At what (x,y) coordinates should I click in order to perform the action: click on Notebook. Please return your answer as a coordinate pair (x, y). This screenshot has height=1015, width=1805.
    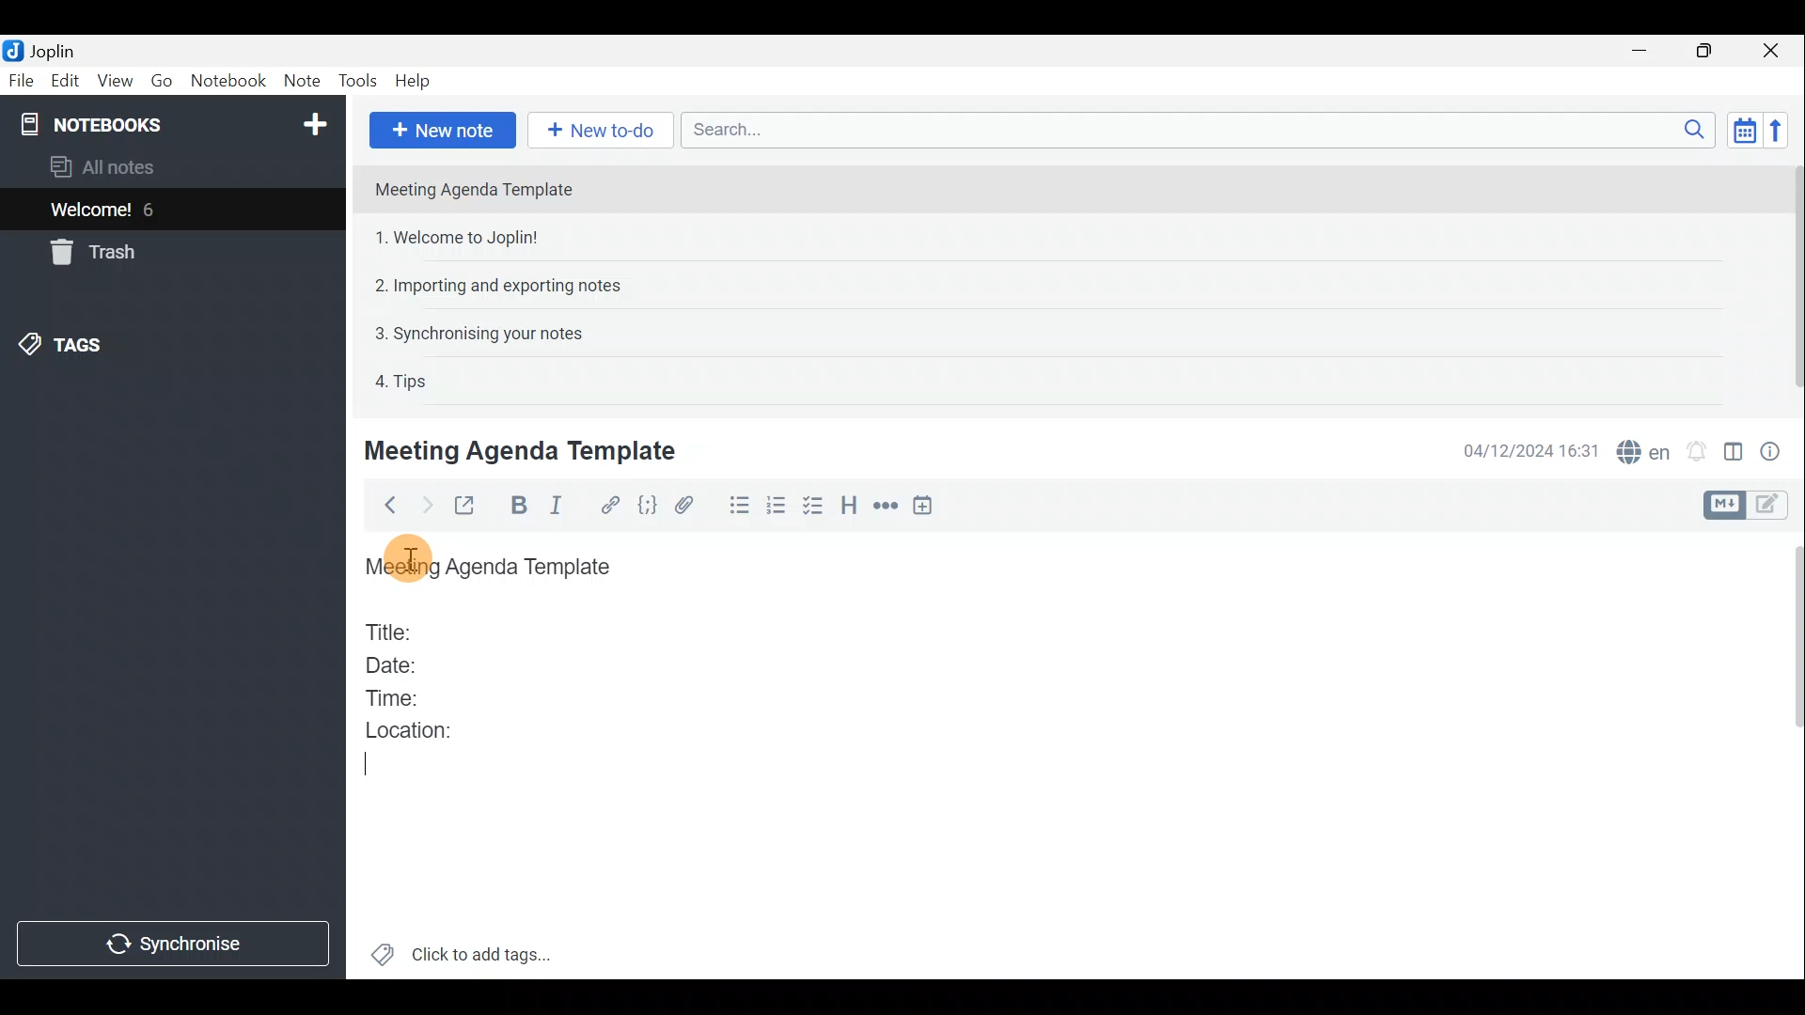
    Looking at the image, I should click on (227, 80).